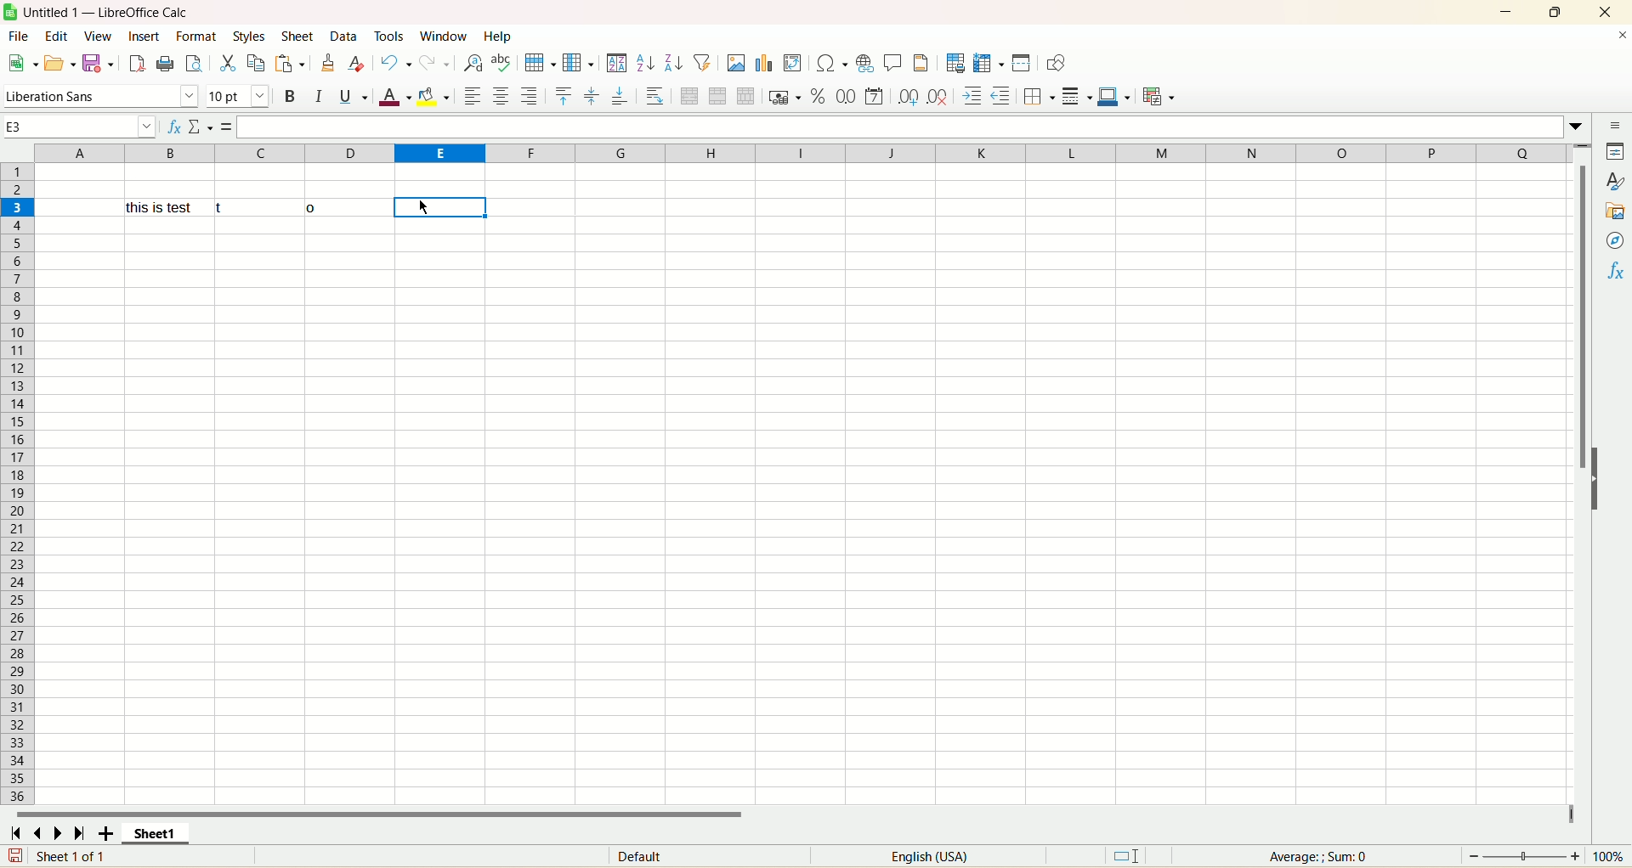  Describe the element at coordinates (500, 94) in the screenshot. I see `align center` at that location.